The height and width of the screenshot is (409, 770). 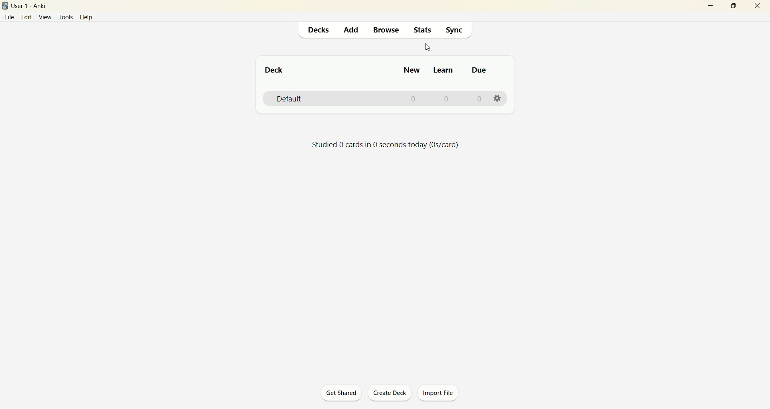 What do you see at coordinates (480, 70) in the screenshot?
I see `due` at bounding box center [480, 70].